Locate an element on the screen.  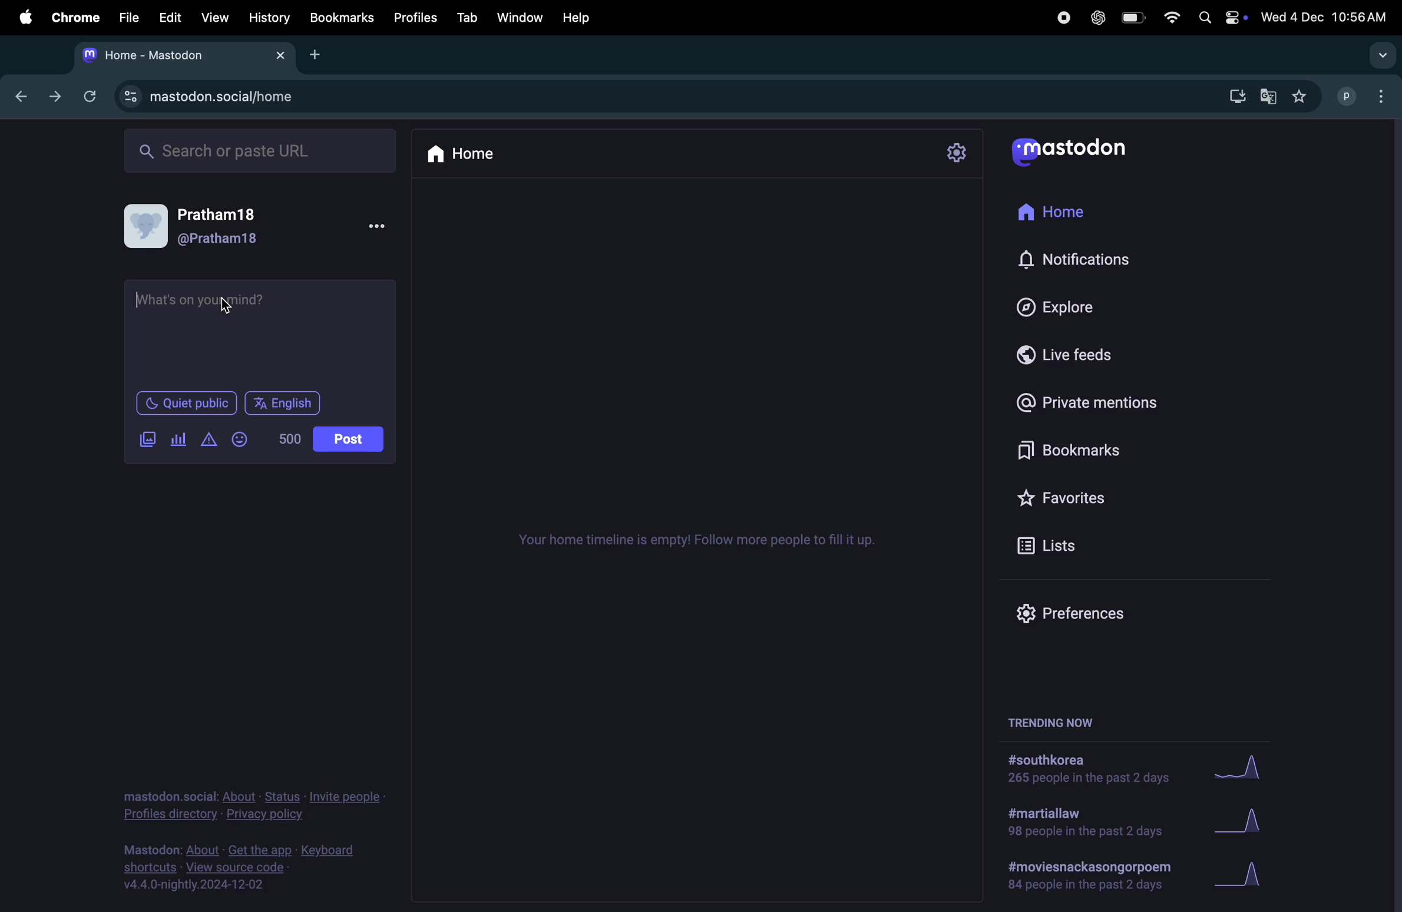
alerts is located at coordinates (208, 442).